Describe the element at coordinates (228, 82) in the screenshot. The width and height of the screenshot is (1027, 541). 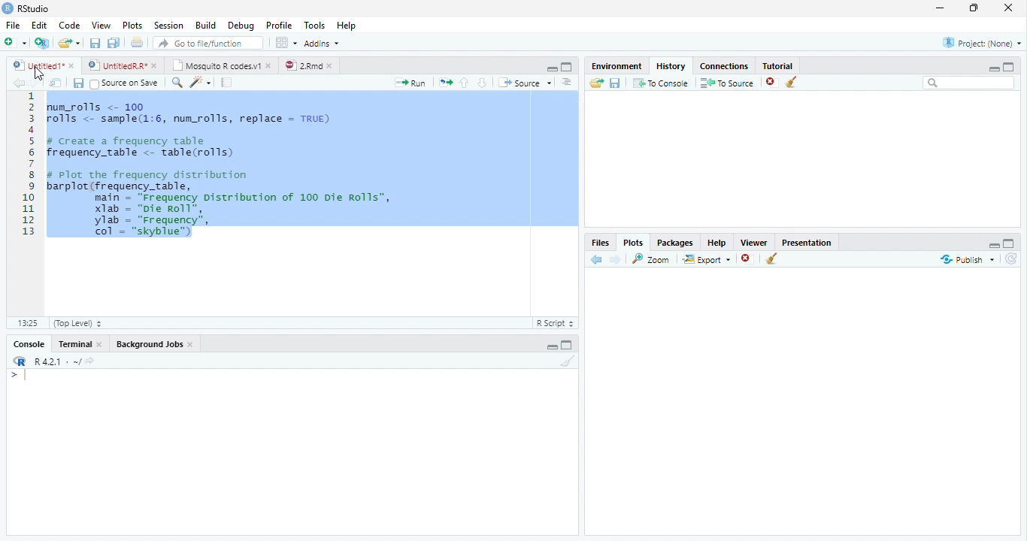
I see `Compile Report` at that location.